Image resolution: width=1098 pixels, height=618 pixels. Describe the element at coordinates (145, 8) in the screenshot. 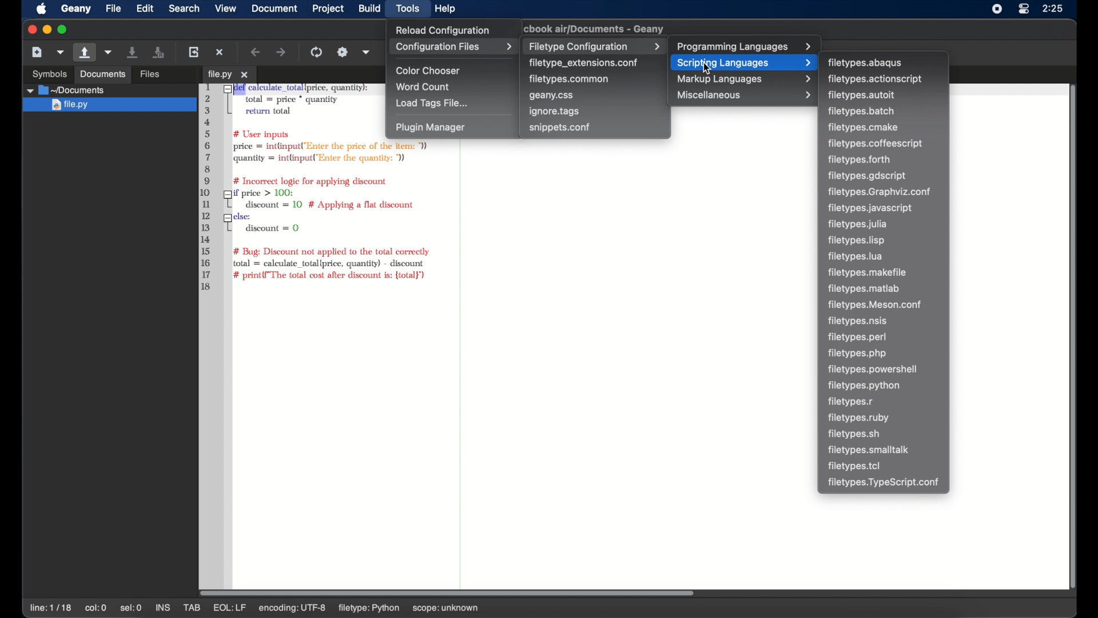

I see `edit` at that location.